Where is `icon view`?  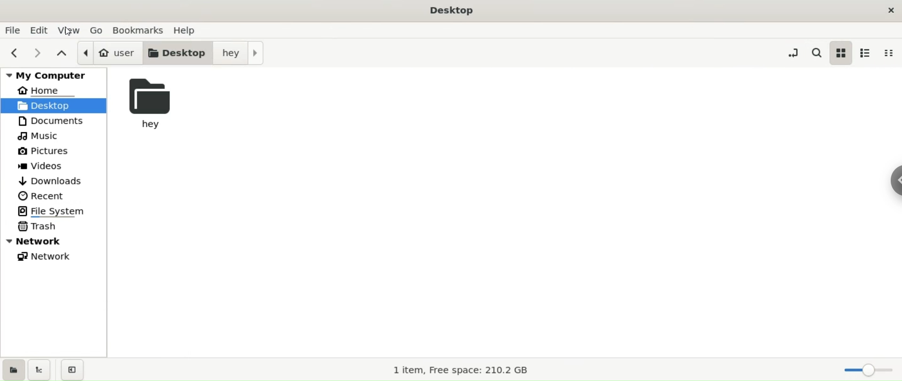
icon view is located at coordinates (842, 52).